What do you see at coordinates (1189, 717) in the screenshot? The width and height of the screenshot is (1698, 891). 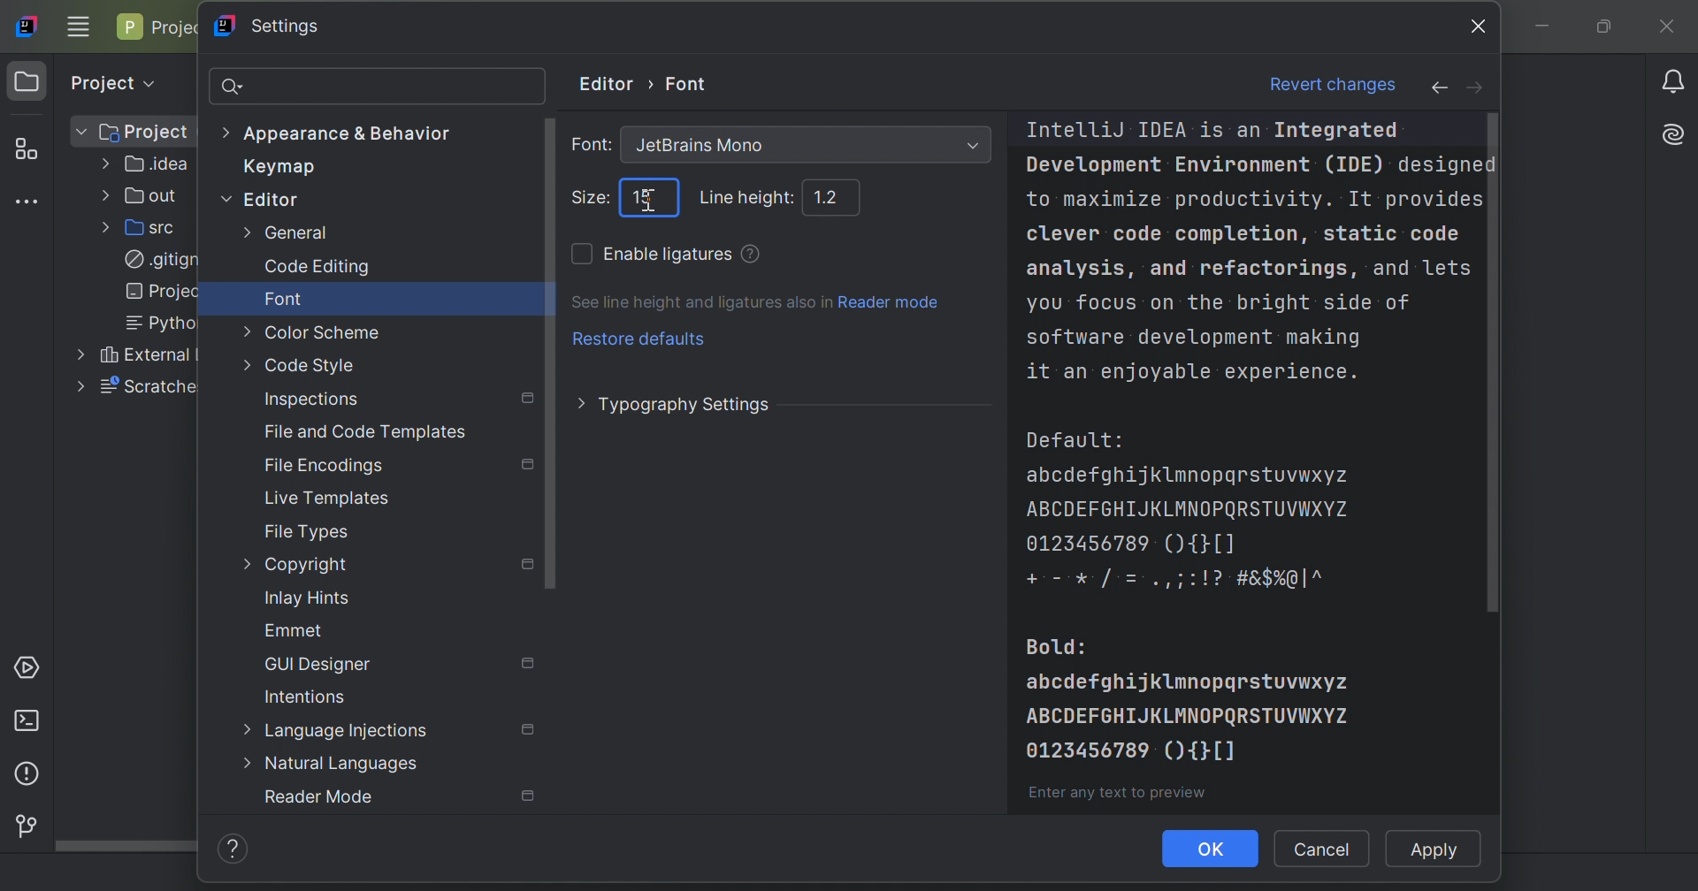 I see `ABCDEFGHIJKLMNOPQRSTUVWXYZ` at bounding box center [1189, 717].